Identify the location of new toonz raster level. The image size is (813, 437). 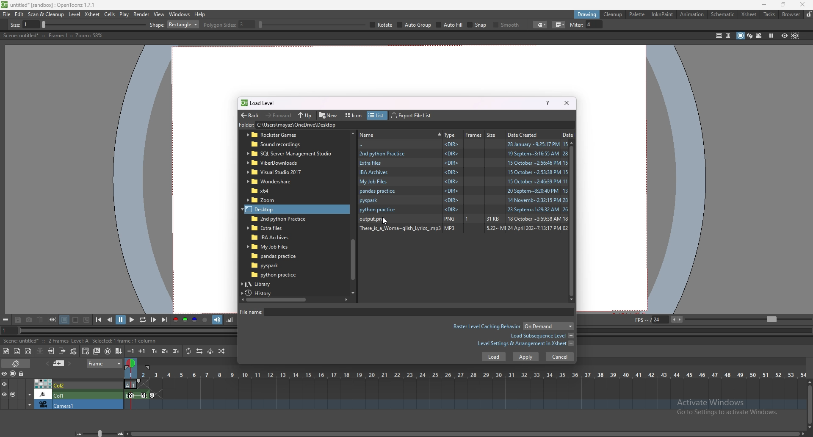
(6, 351).